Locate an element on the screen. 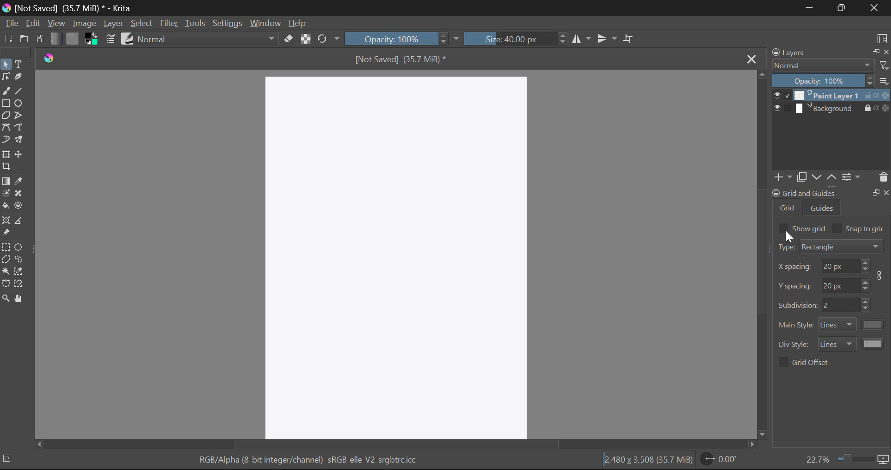 The height and width of the screenshot is (470, 891). Text is located at coordinates (20, 65).